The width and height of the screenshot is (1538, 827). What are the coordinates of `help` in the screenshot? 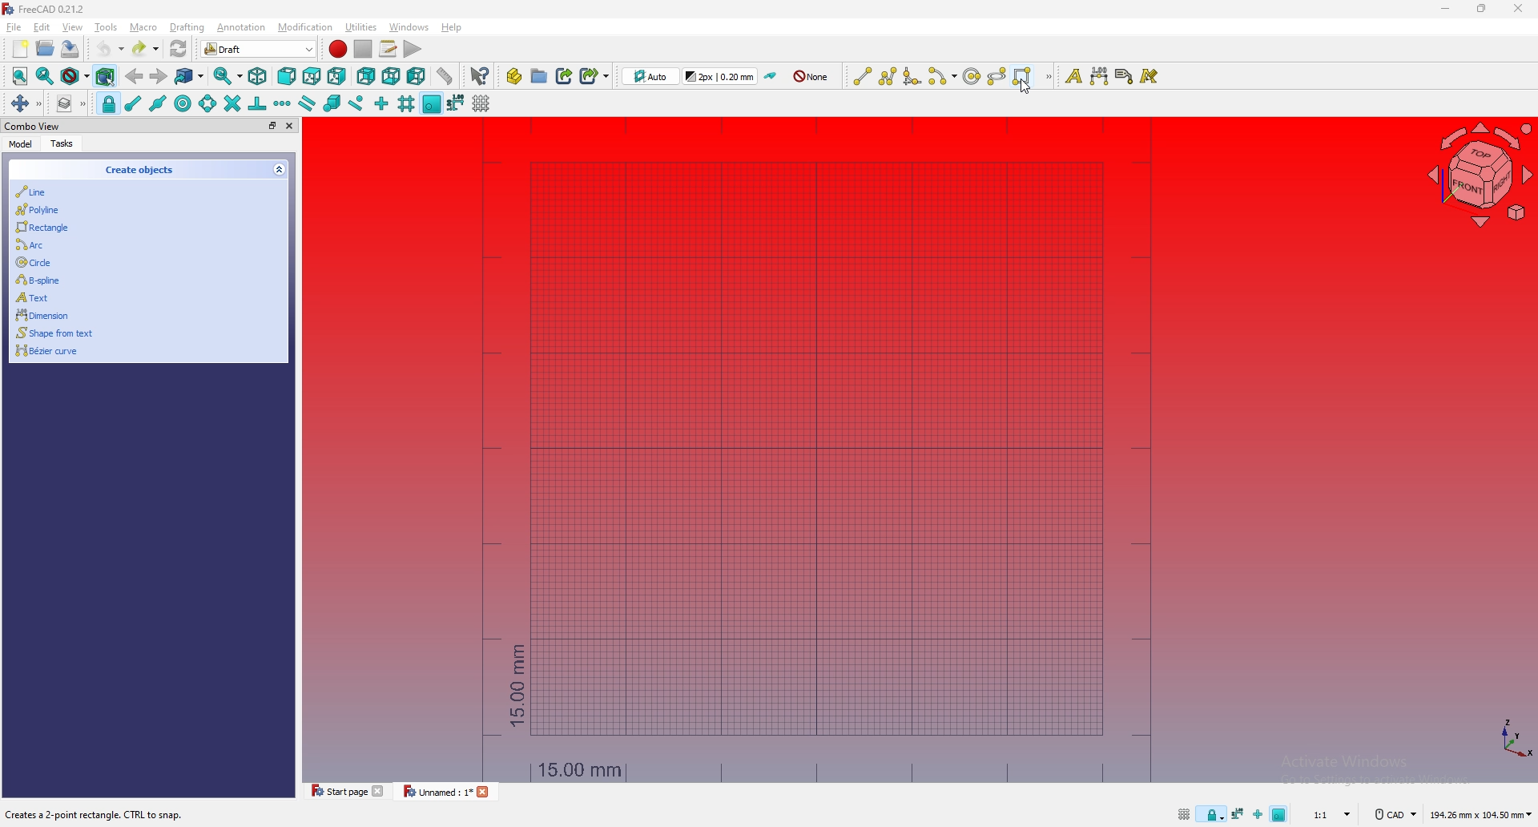 It's located at (451, 27).